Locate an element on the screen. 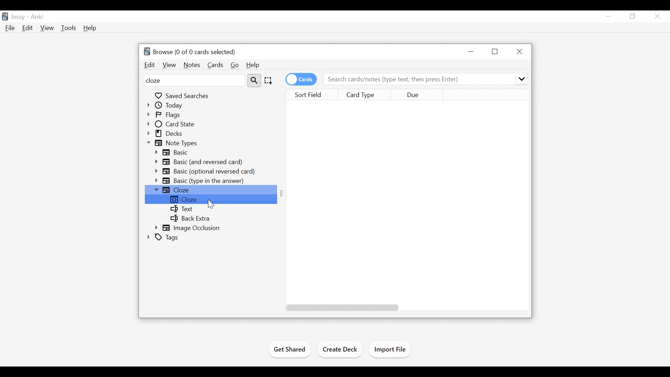 Image resolution: width=670 pixels, height=377 pixels. Restore is located at coordinates (633, 17).